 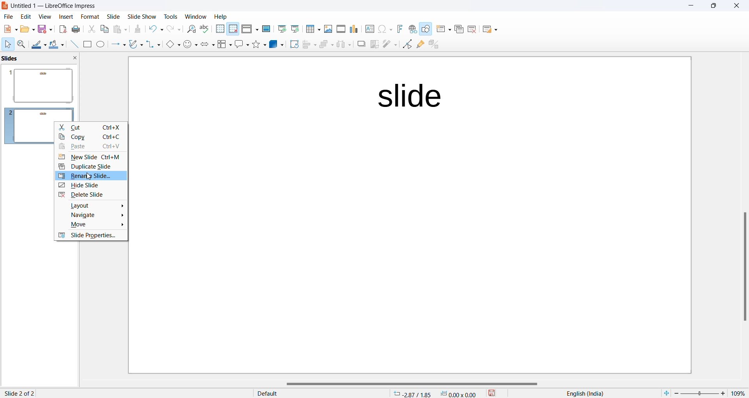 I want to click on Shapes, so click(x=258, y=44).